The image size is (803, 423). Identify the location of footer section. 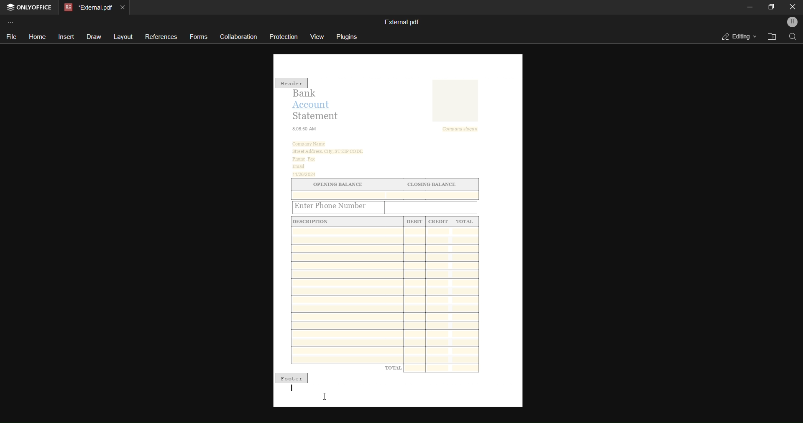
(398, 395).